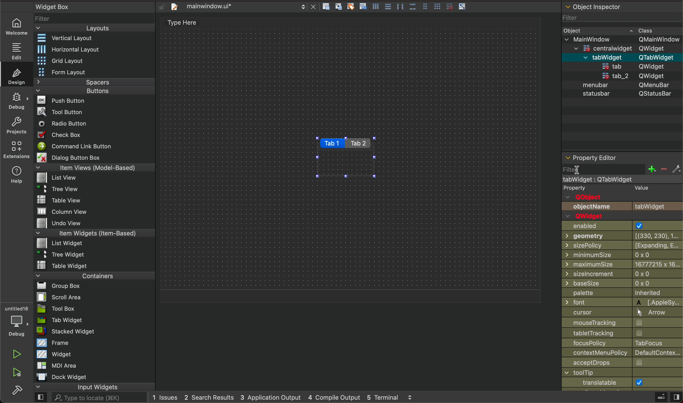  Describe the element at coordinates (67, 331) in the screenshot. I see `stacked Widget` at that location.